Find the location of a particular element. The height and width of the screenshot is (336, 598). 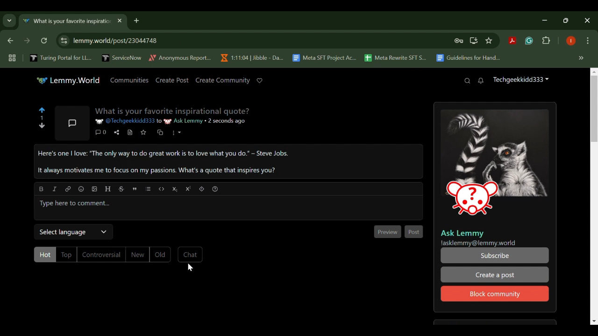

italic is located at coordinates (54, 189).